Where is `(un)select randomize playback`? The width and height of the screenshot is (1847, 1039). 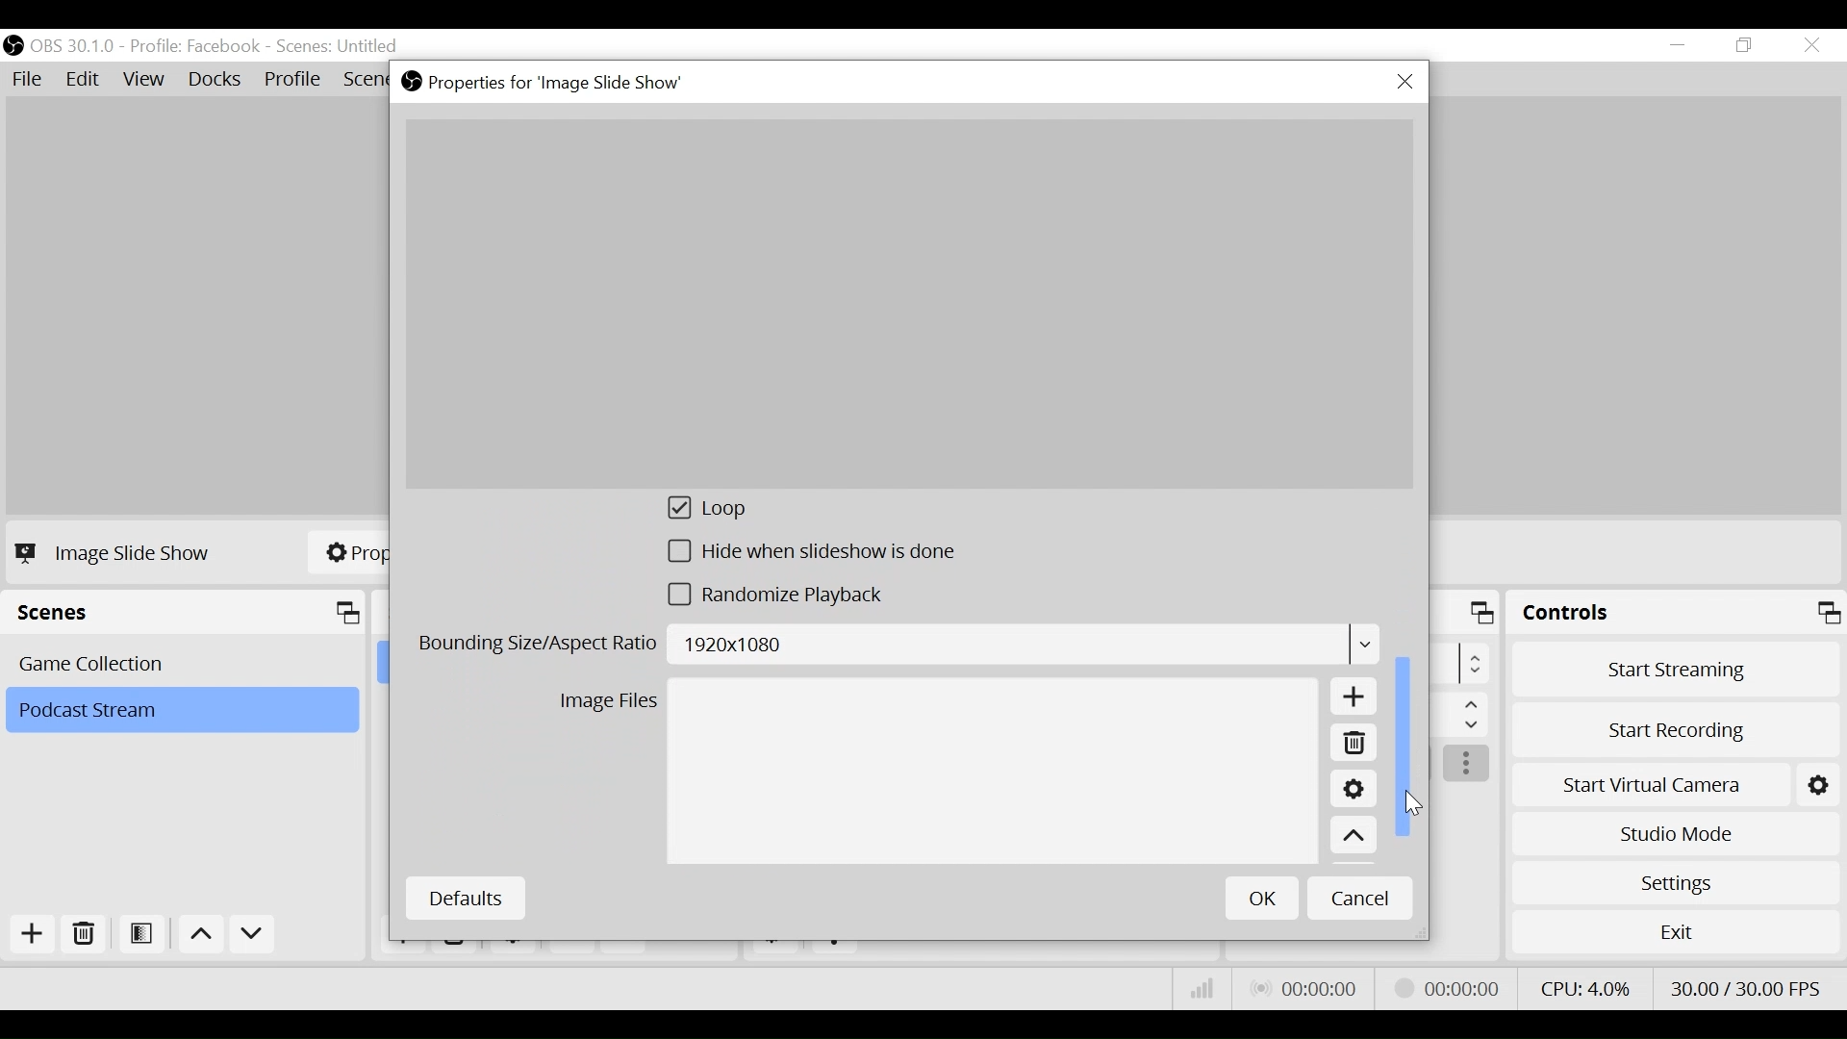 (un)select randomize playback is located at coordinates (786, 596).